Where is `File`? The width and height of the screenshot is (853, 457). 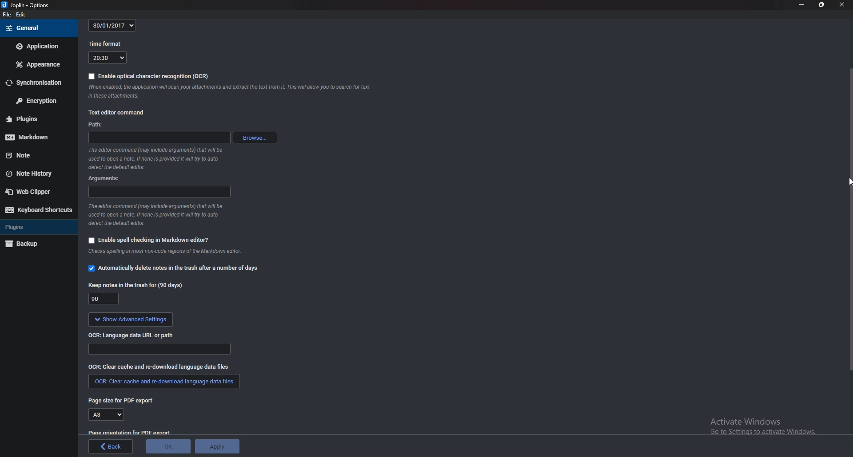 File is located at coordinates (7, 15).